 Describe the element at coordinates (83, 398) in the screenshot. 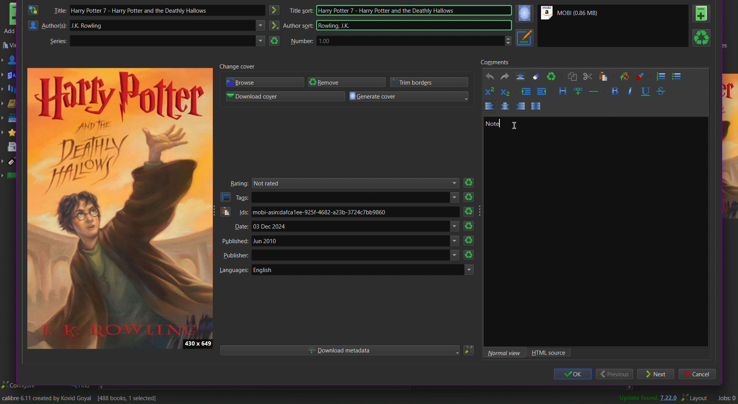

I see `Change the title/author/cover` at that location.